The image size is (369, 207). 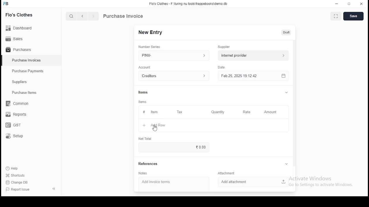 What do you see at coordinates (200, 147) in the screenshot?
I see `0.00` at bounding box center [200, 147].